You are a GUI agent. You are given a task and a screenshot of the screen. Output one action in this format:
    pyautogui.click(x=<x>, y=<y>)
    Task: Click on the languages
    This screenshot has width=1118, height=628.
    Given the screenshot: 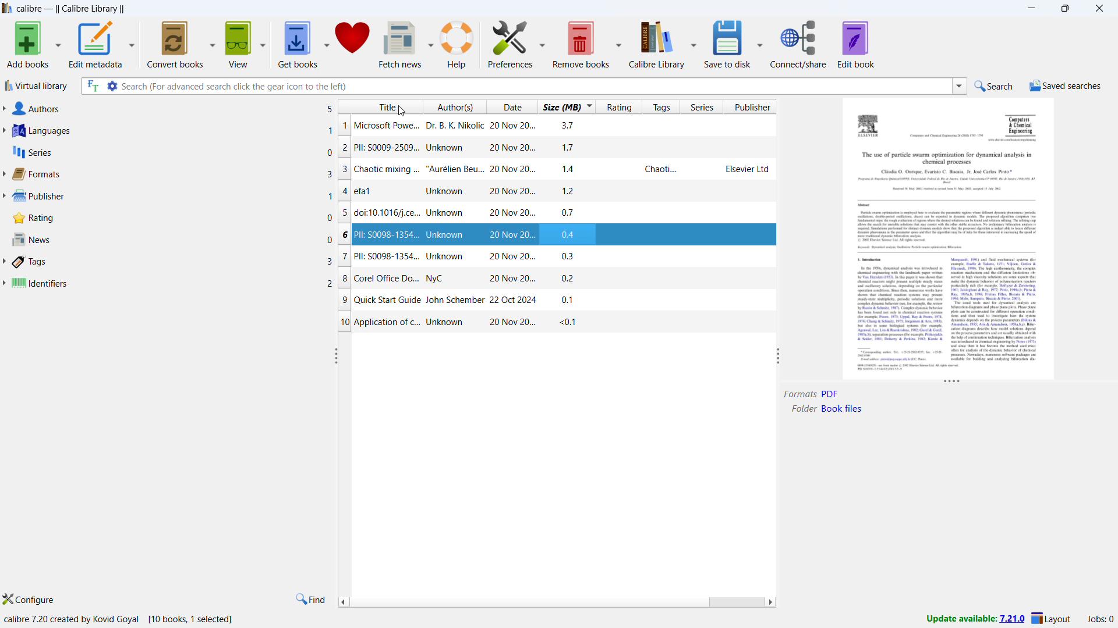 What is the action you would take?
    pyautogui.click(x=172, y=130)
    